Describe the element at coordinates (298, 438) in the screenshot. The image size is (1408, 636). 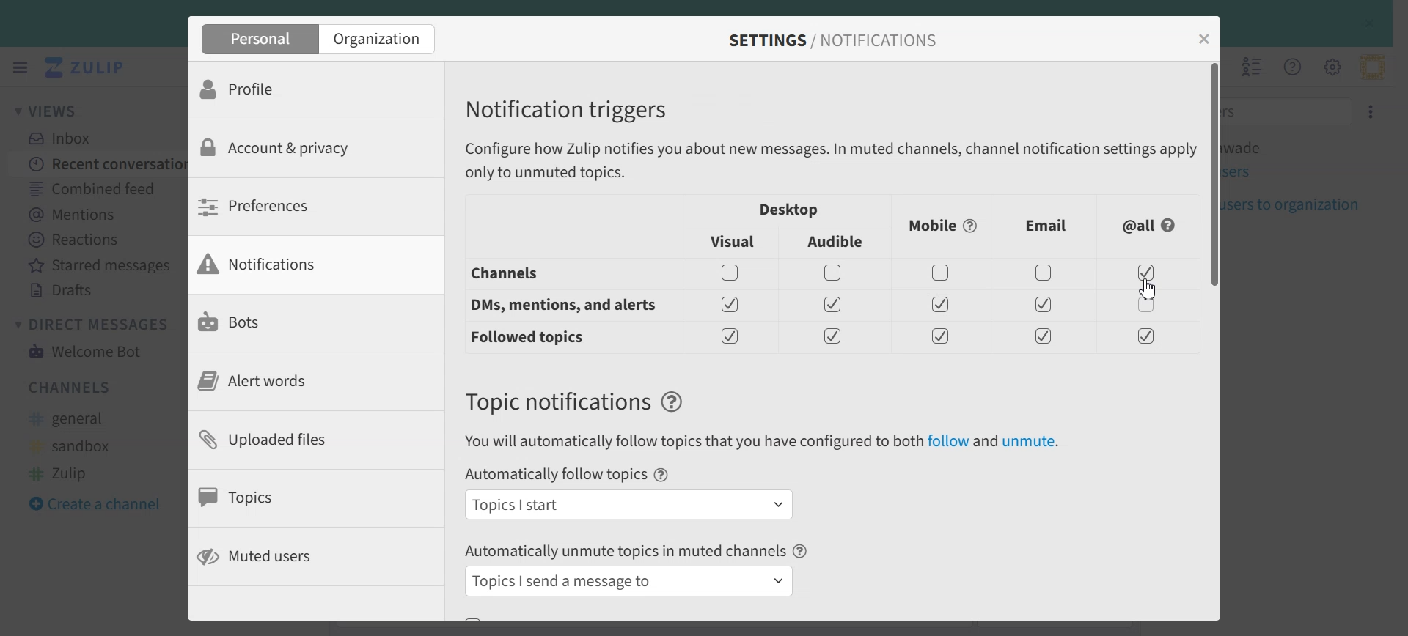
I see `Uploaded files` at that location.